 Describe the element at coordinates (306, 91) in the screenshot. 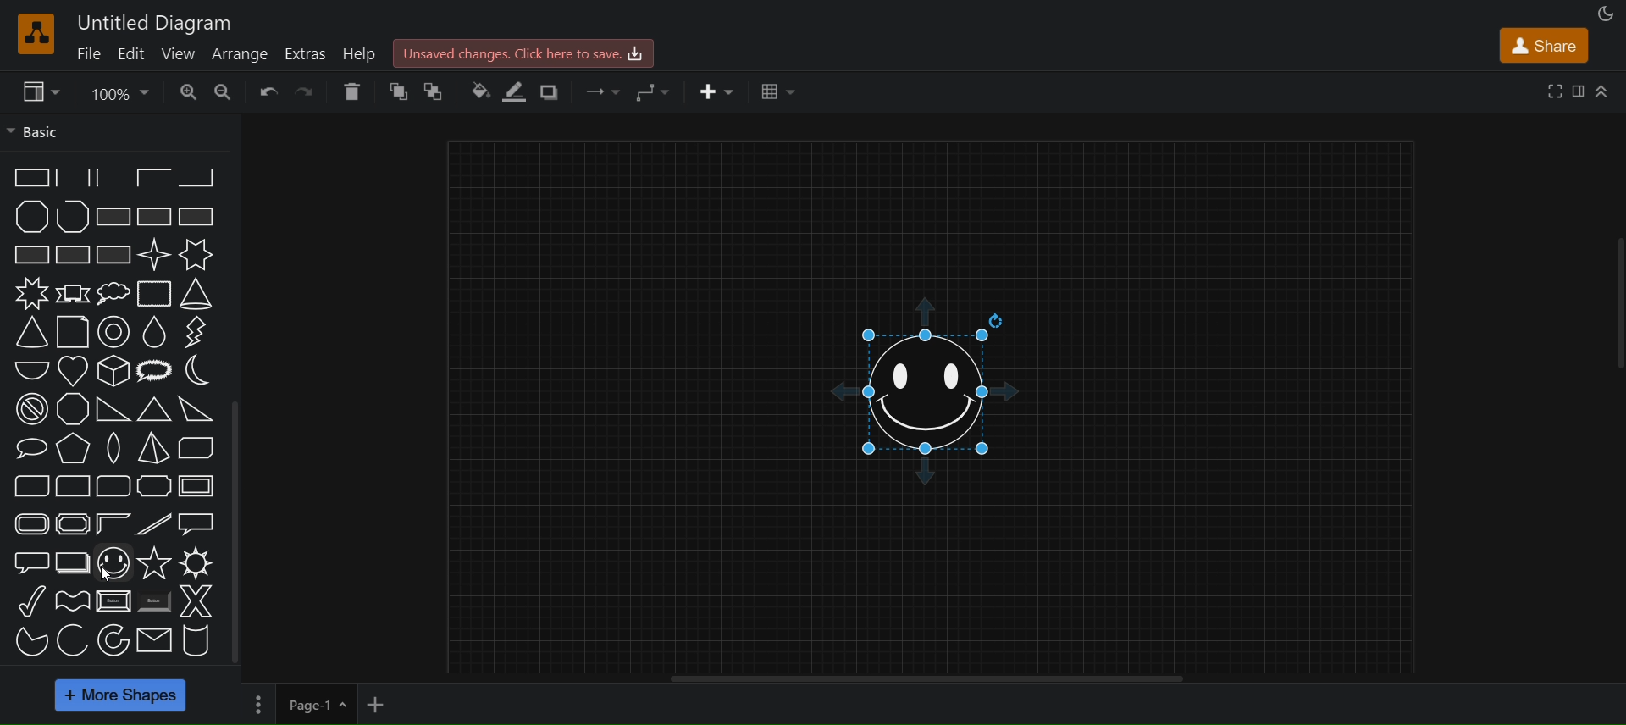

I see `redo` at that location.